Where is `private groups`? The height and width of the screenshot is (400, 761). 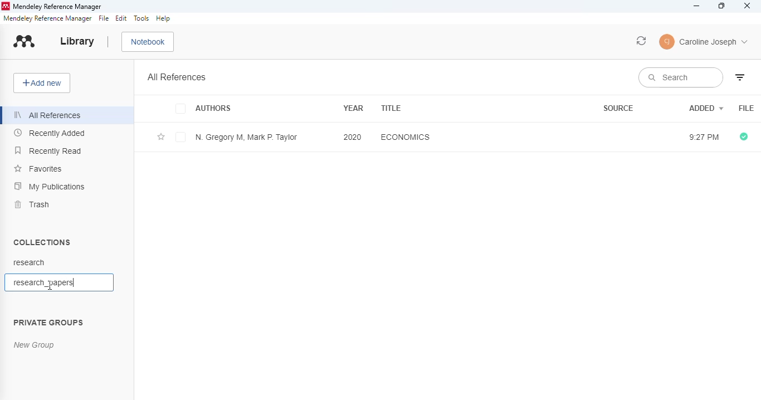 private groups is located at coordinates (48, 323).